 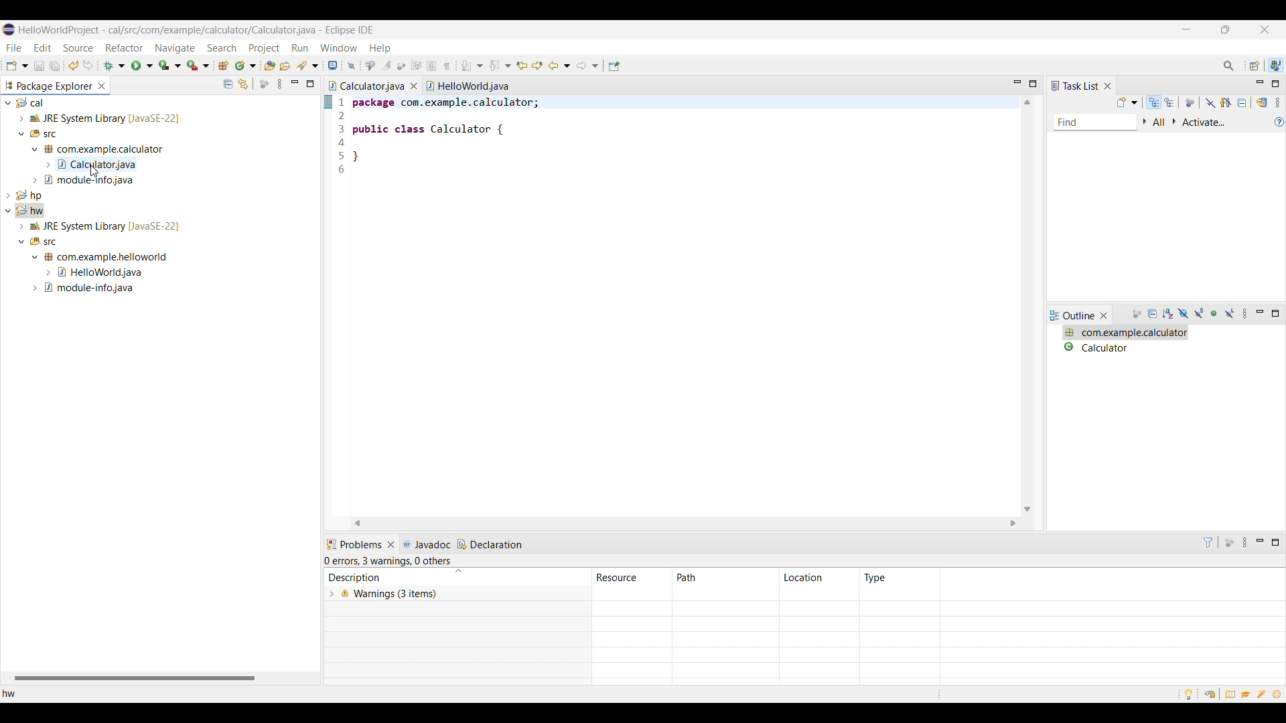 What do you see at coordinates (1095, 123) in the screenshot?
I see `Find` at bounding box center [1095, 123].